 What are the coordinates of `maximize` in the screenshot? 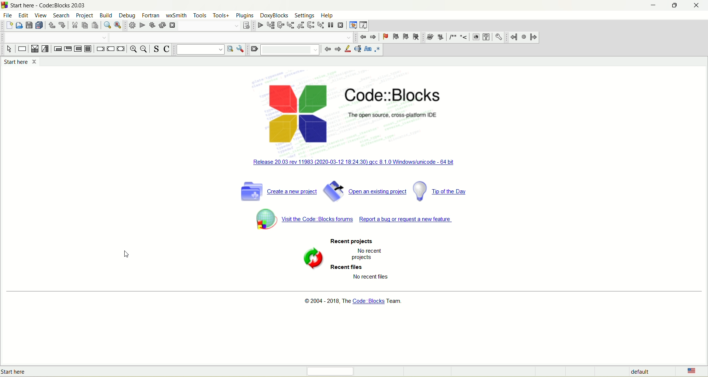 It's located at (674, 6).